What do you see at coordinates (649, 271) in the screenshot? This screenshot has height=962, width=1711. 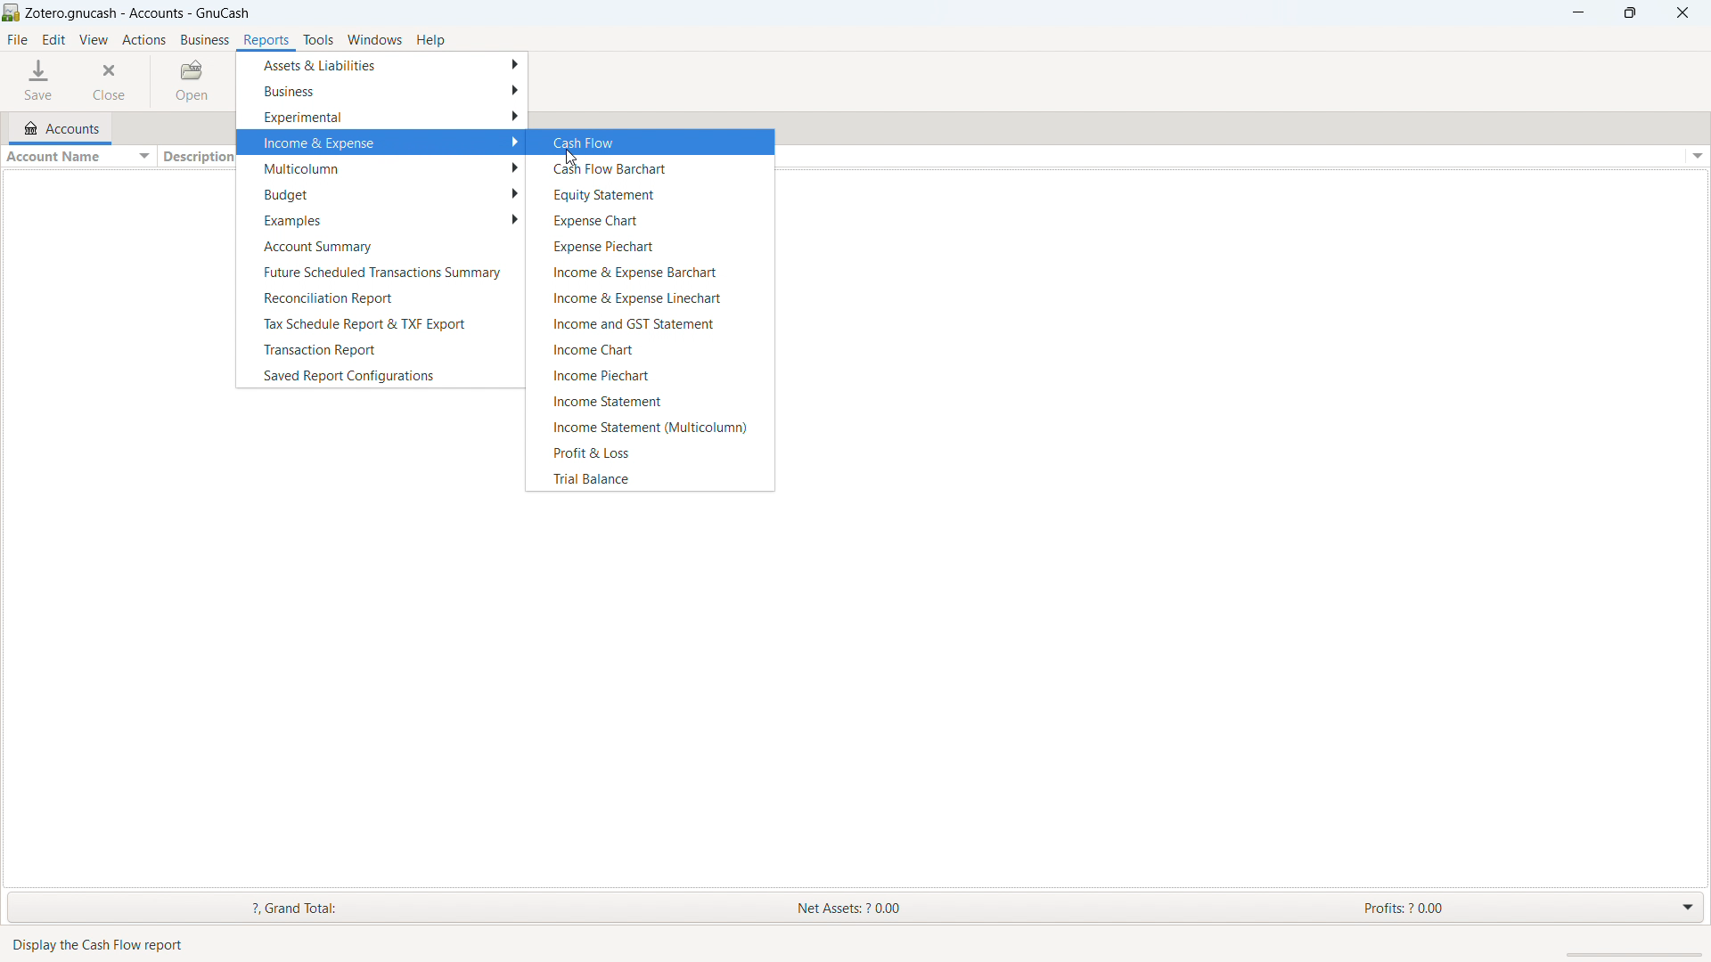 I see `income and exoense barchart` at bounding box center [649, 271].